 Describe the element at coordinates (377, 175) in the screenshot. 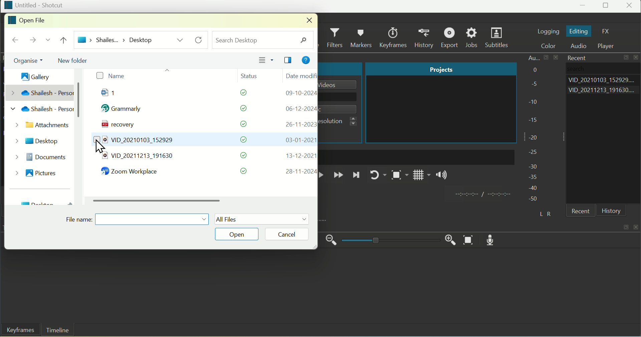

I see `Play Again` at that location.